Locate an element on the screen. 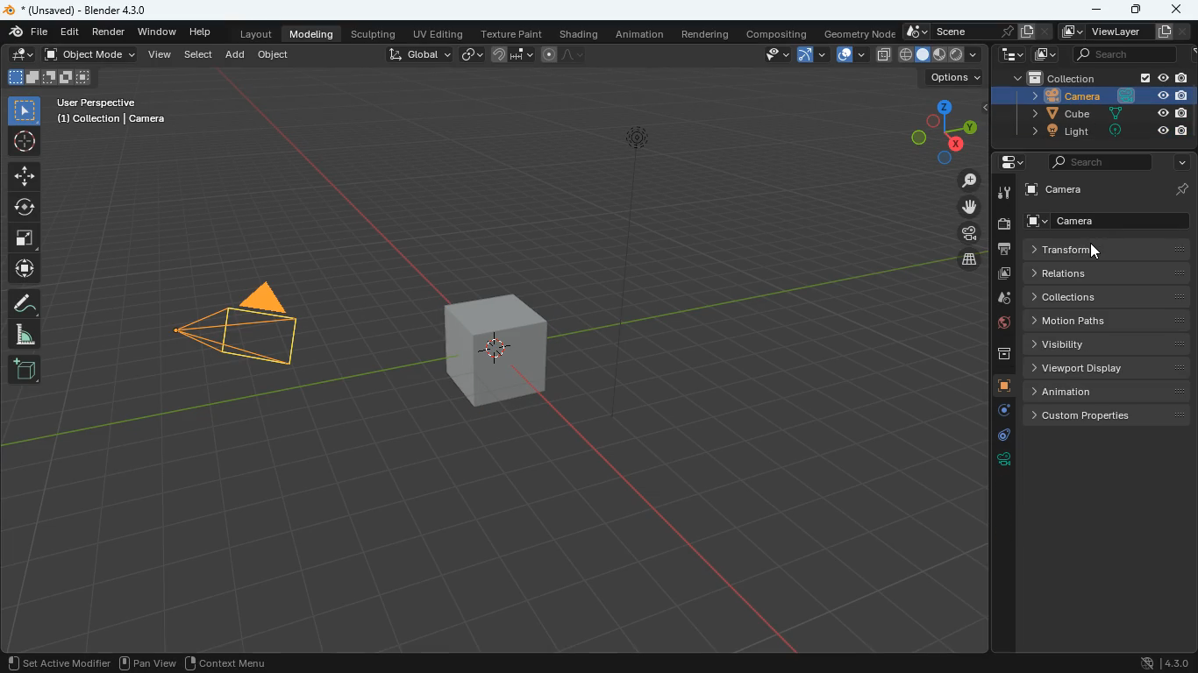 The image size is (1198, 673). camera is located at coordinates (1098, 191).